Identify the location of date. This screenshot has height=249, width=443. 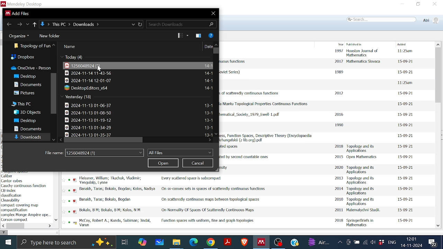
(405, 168).